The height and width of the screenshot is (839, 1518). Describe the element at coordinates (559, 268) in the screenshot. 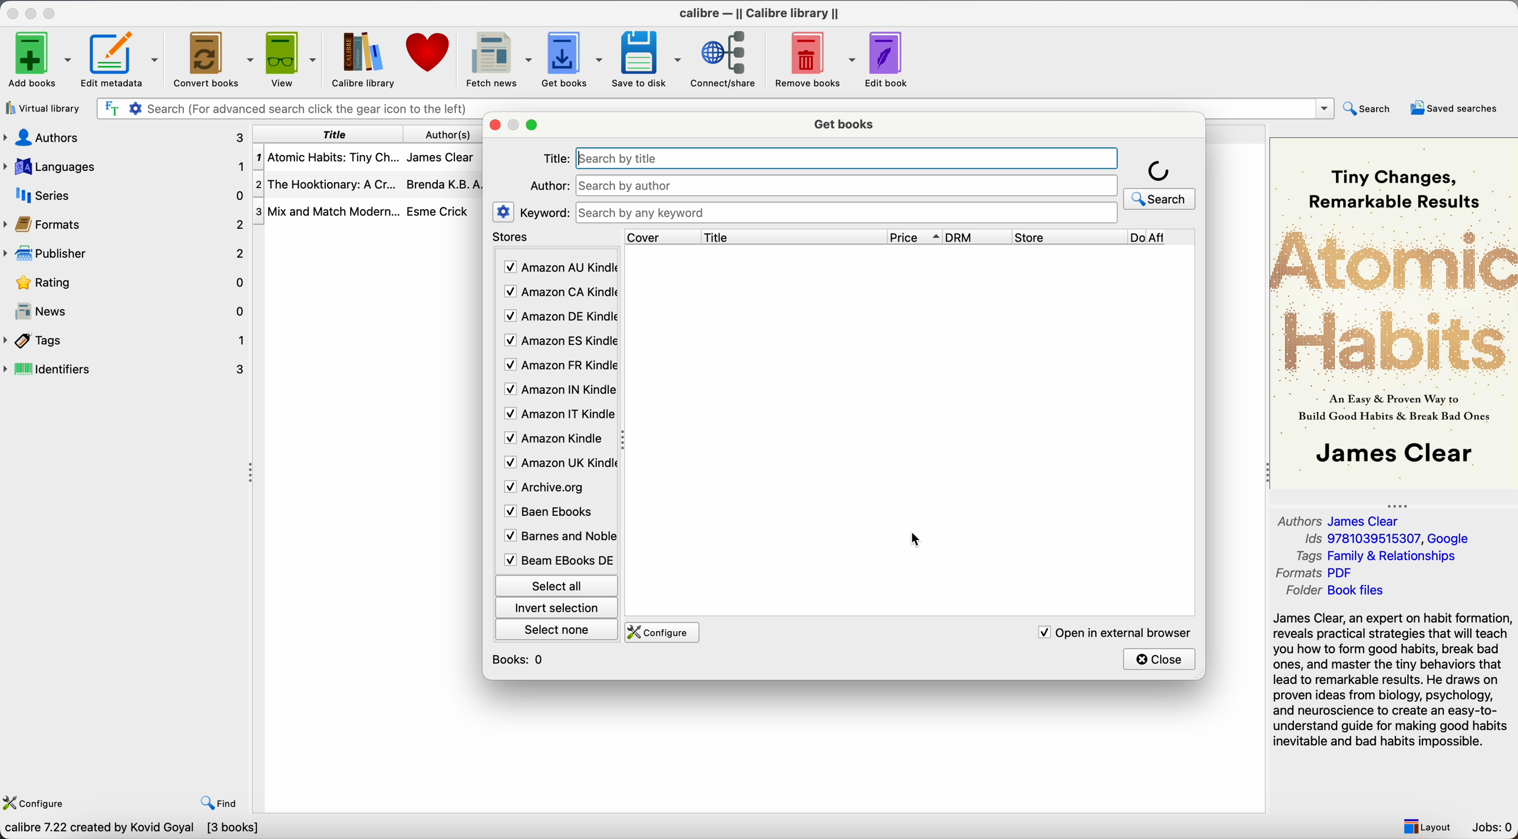

I see `Amazon AU Kindle` at that location.